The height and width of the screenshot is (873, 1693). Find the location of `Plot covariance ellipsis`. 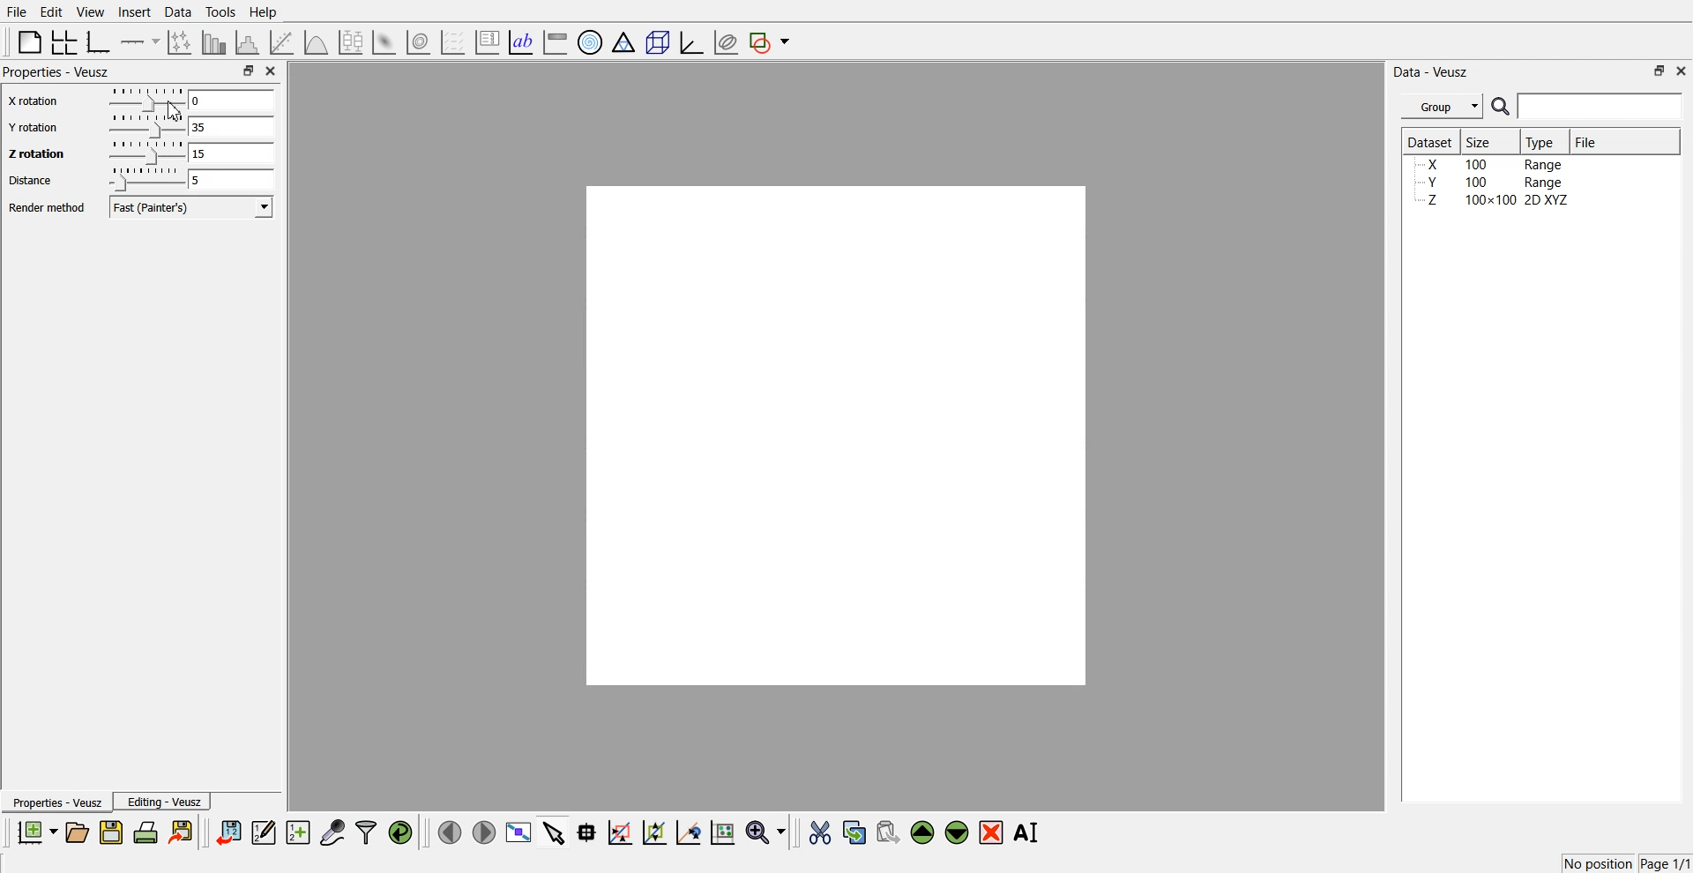

Plot covariance ellipsis is located at coordinates (727, 43).